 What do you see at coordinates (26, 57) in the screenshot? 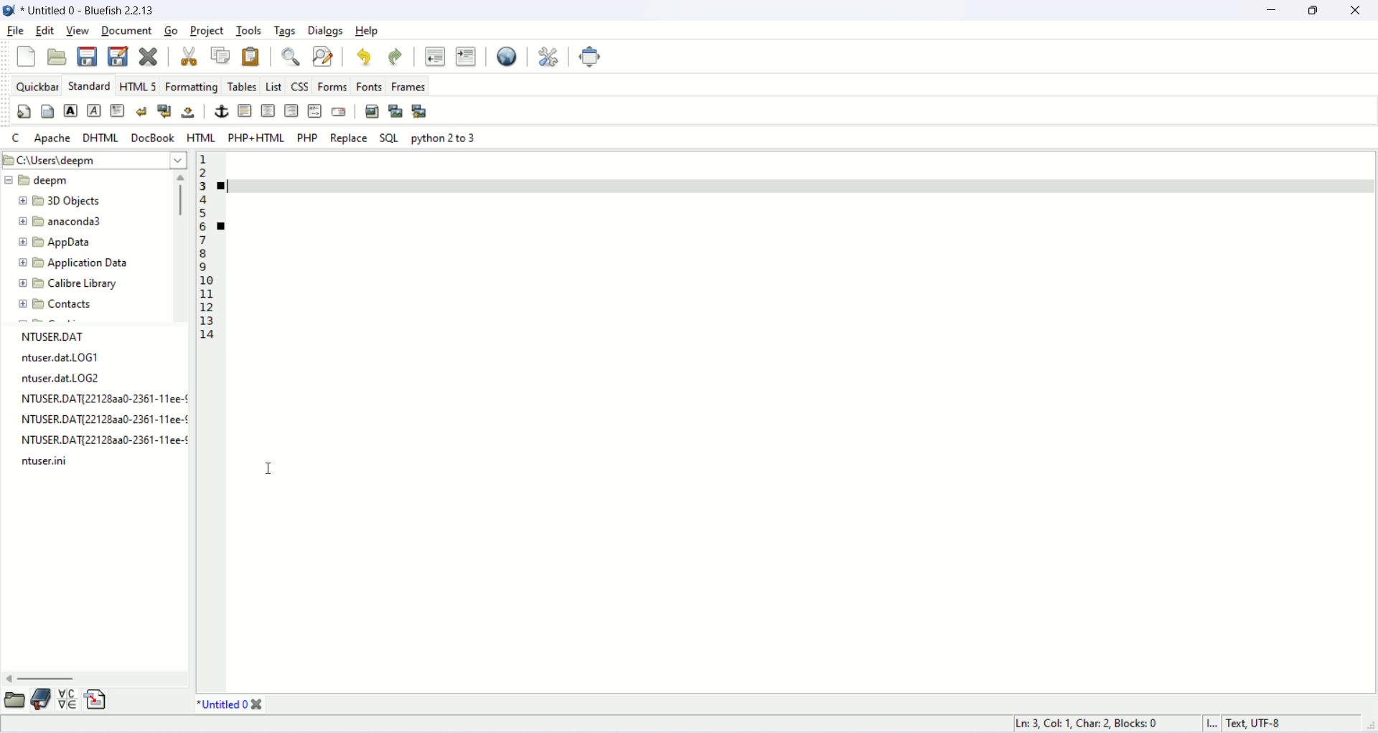
I see `new file` at bounding box center [26, 57].